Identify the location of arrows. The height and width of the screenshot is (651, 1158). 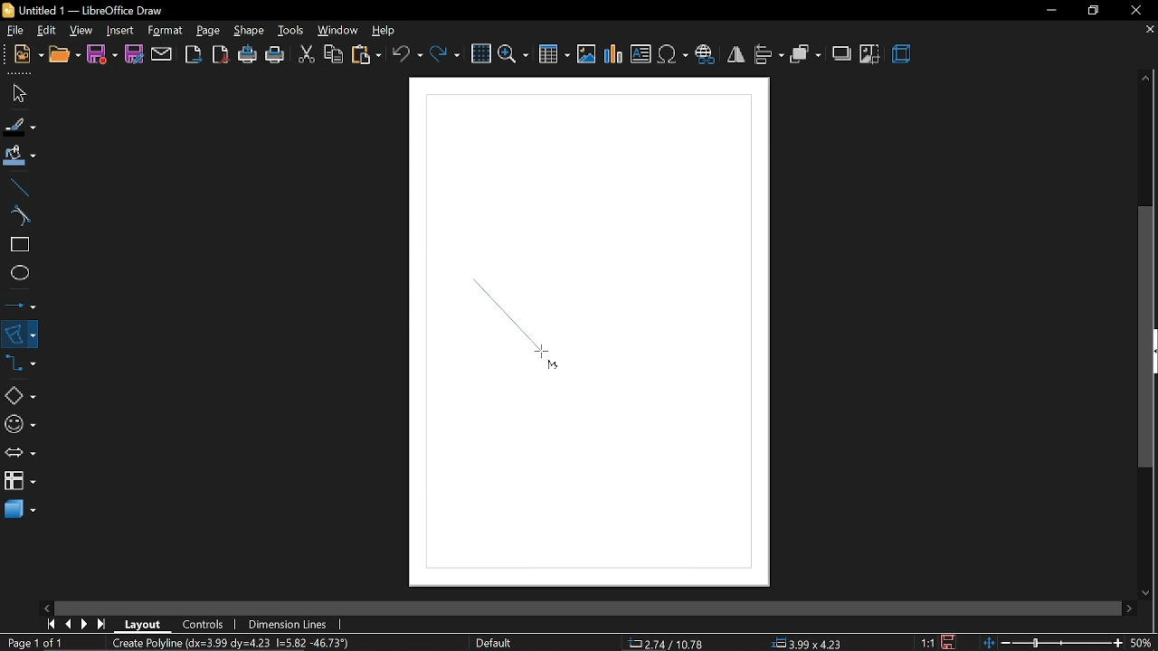
(20, 454).